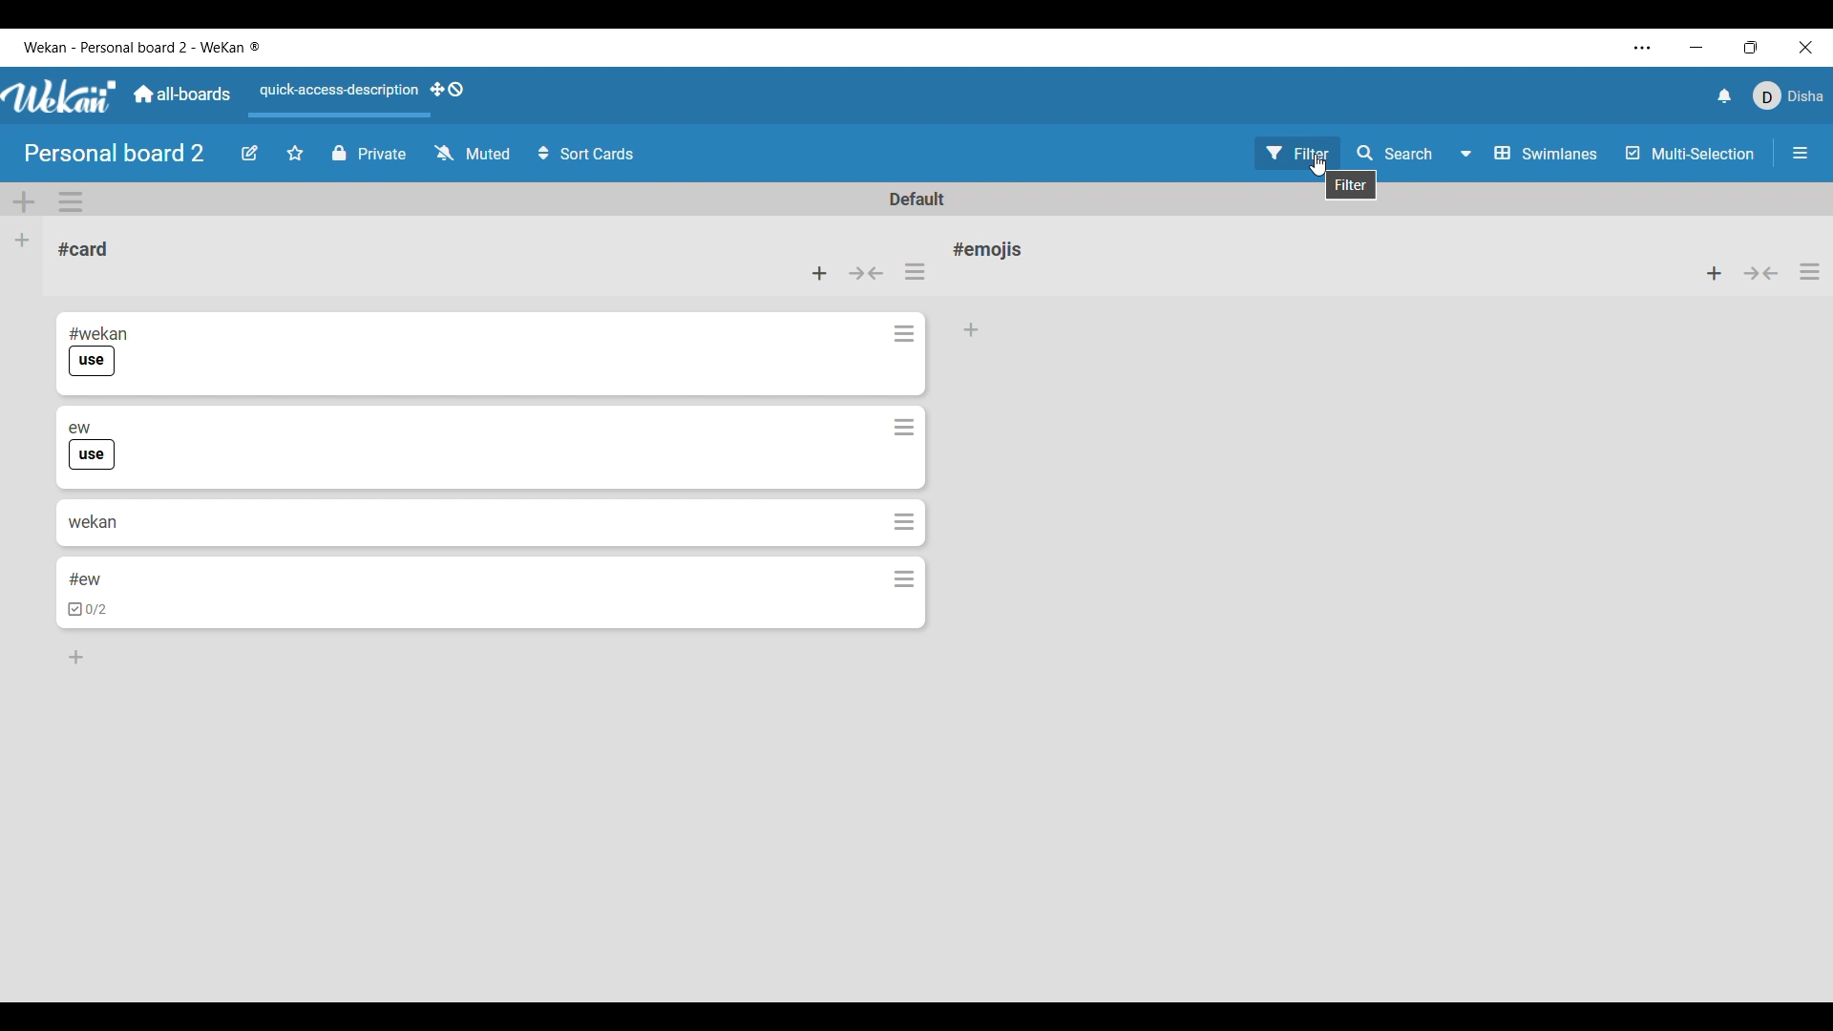 This screenshot has height=1031, width=1833. What do you see at coordinates (1806, 47) in the screenshot?
I see `Close interface ` at bounding box center [1806, 47].